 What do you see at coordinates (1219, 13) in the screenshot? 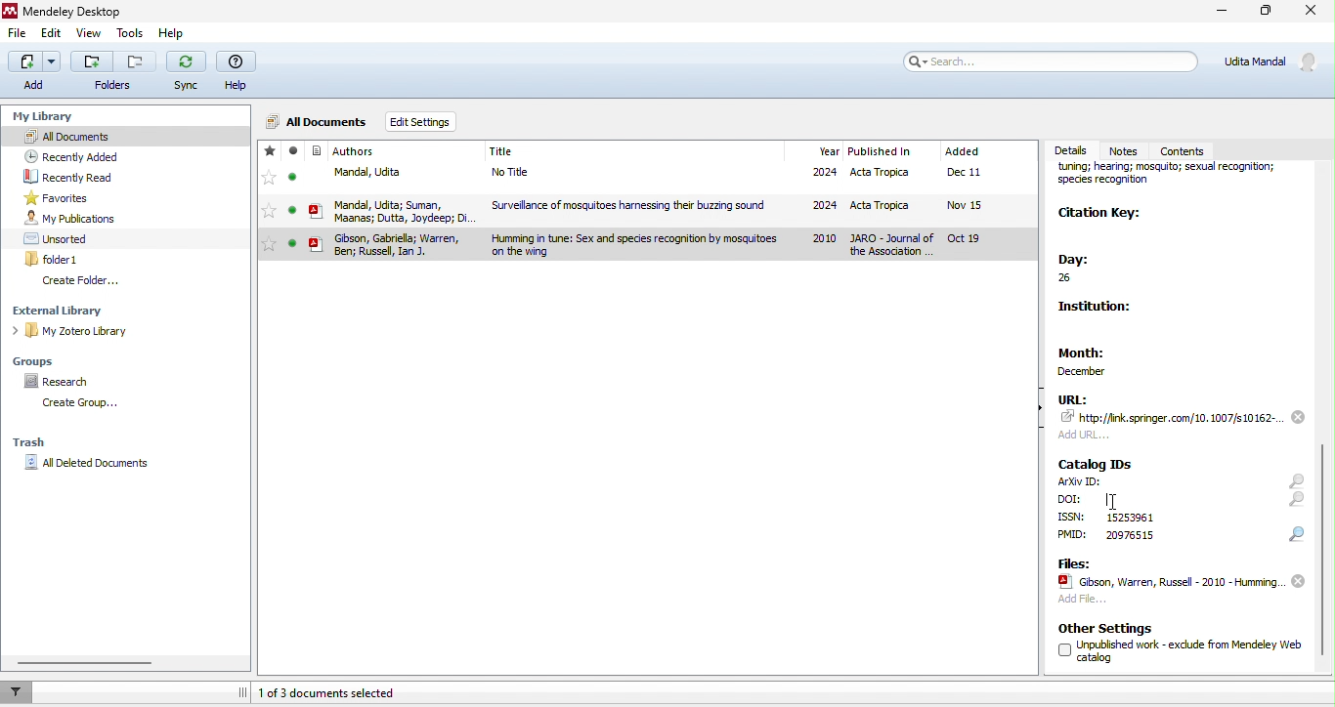
I see `minimize` at bounding box center [1219, 13].